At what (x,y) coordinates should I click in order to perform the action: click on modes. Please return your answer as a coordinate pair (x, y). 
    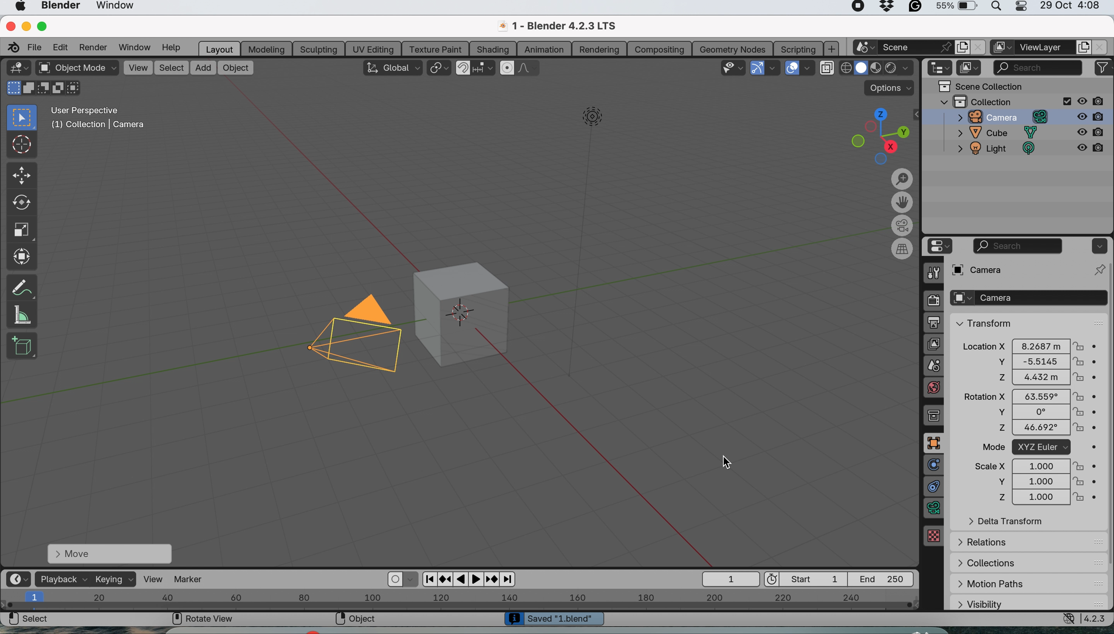
    Looking at the image, I should click on (41, 89).